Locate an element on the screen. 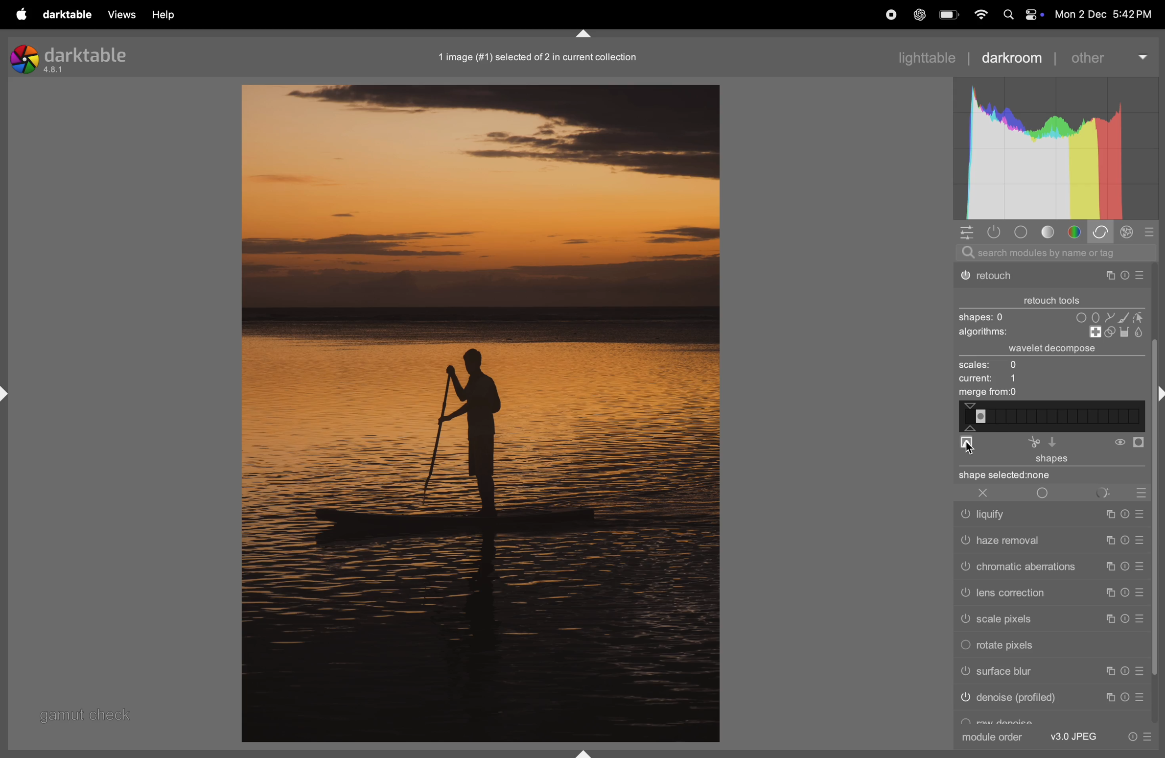 The width and height of the screenshot is (1165, 758). scale is located at coordinates (1051, 417).